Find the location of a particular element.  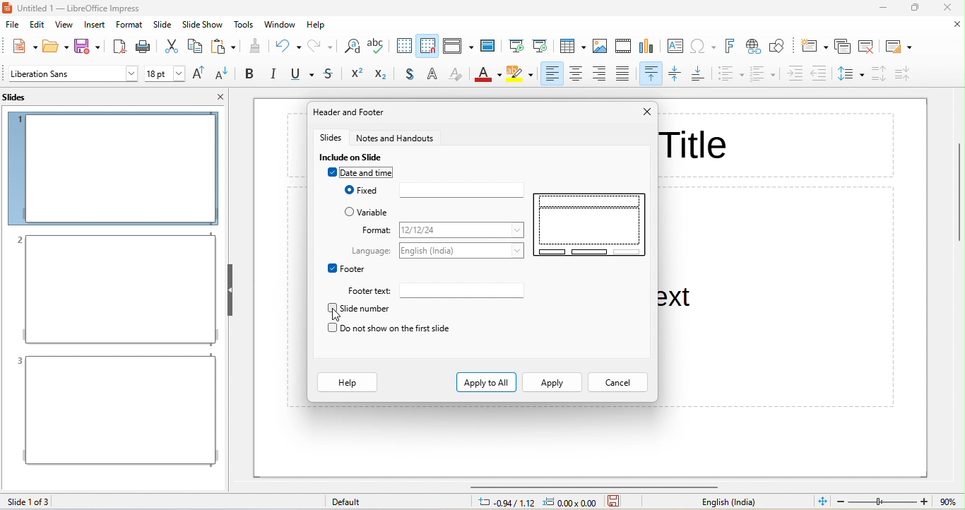

fit slide to current window is located at coordinates (823, 501).